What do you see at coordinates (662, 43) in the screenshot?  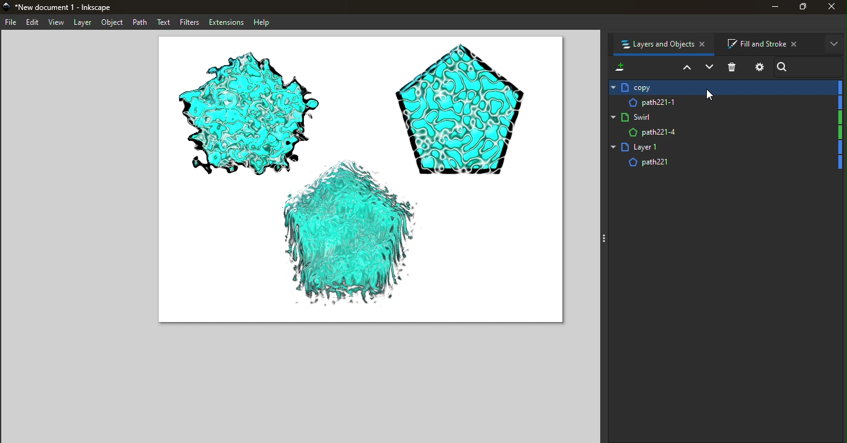 I see `Layers and objects` at bounding box center [662, 43].